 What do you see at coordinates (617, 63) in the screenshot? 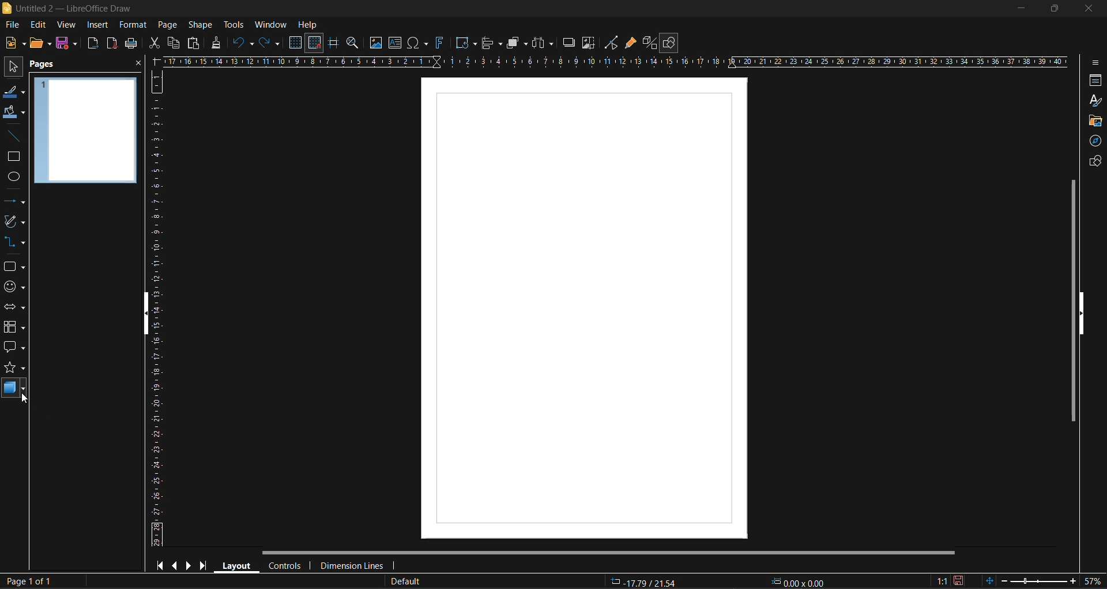
I see `horizontal ruler` at bounding box center [617, 63].